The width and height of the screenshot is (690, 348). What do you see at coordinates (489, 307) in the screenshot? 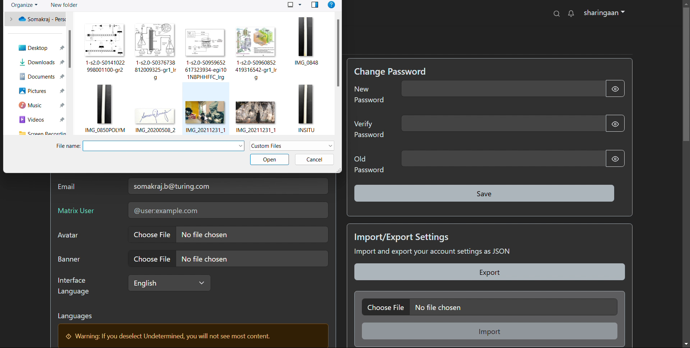
I see `choose file to import` at bounding box center [489, 307].